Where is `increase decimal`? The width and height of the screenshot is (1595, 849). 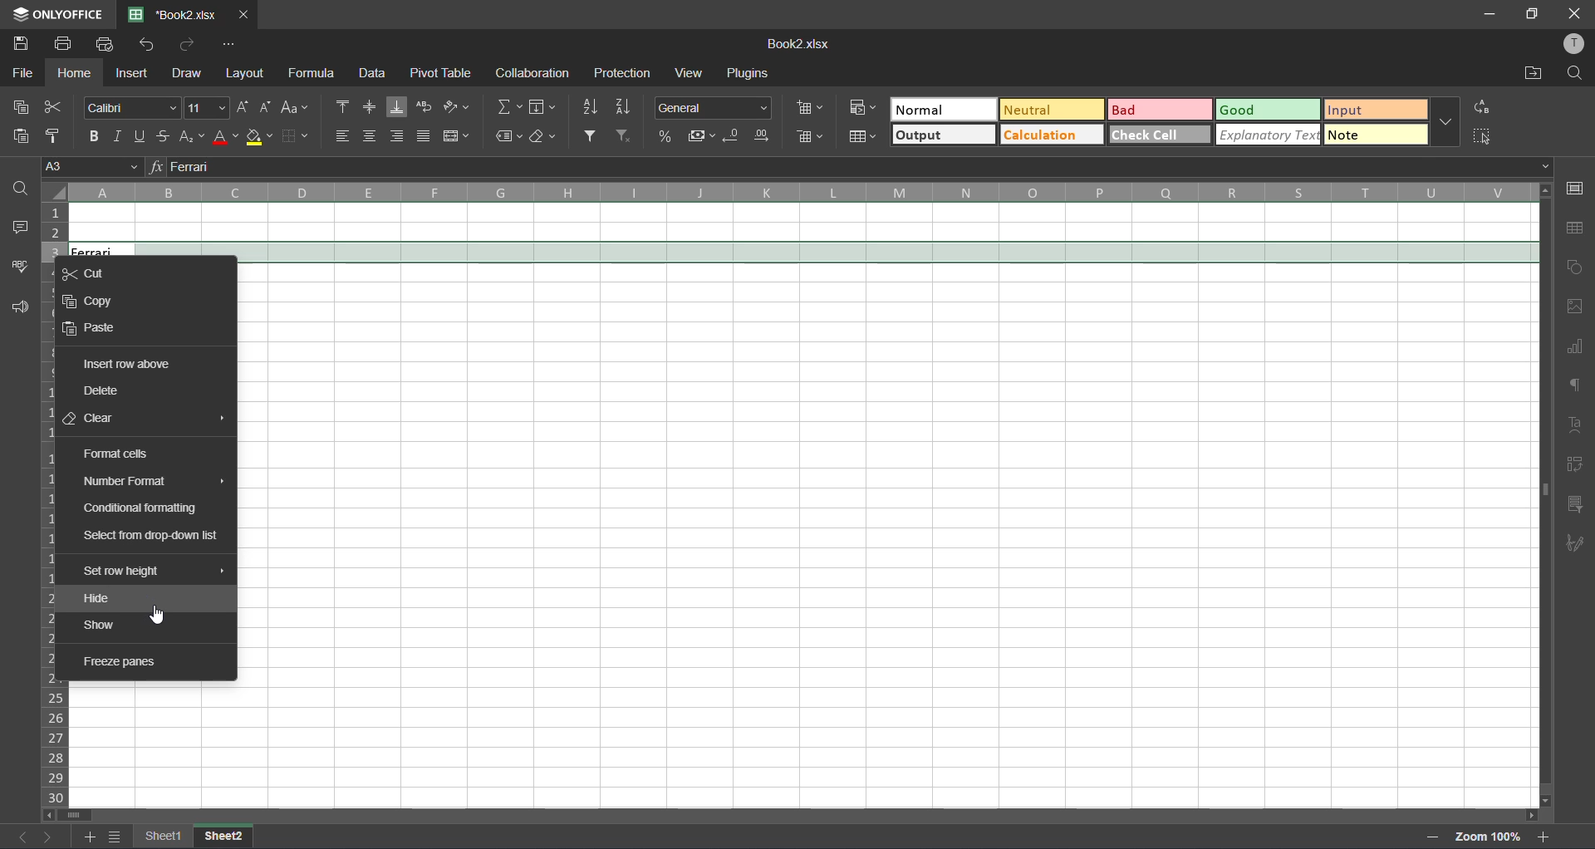 increase decimal is located at coordinates (761, 135).